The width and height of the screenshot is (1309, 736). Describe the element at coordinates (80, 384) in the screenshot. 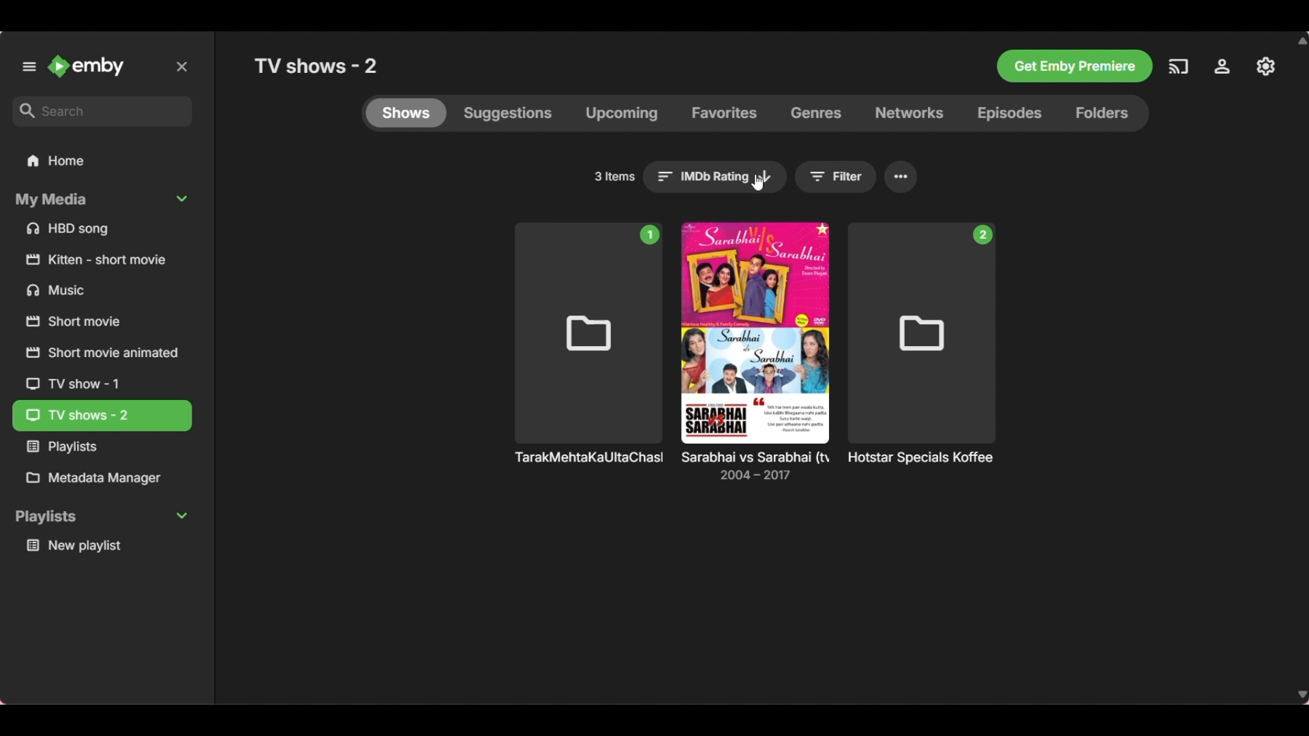

I see `` at that location.